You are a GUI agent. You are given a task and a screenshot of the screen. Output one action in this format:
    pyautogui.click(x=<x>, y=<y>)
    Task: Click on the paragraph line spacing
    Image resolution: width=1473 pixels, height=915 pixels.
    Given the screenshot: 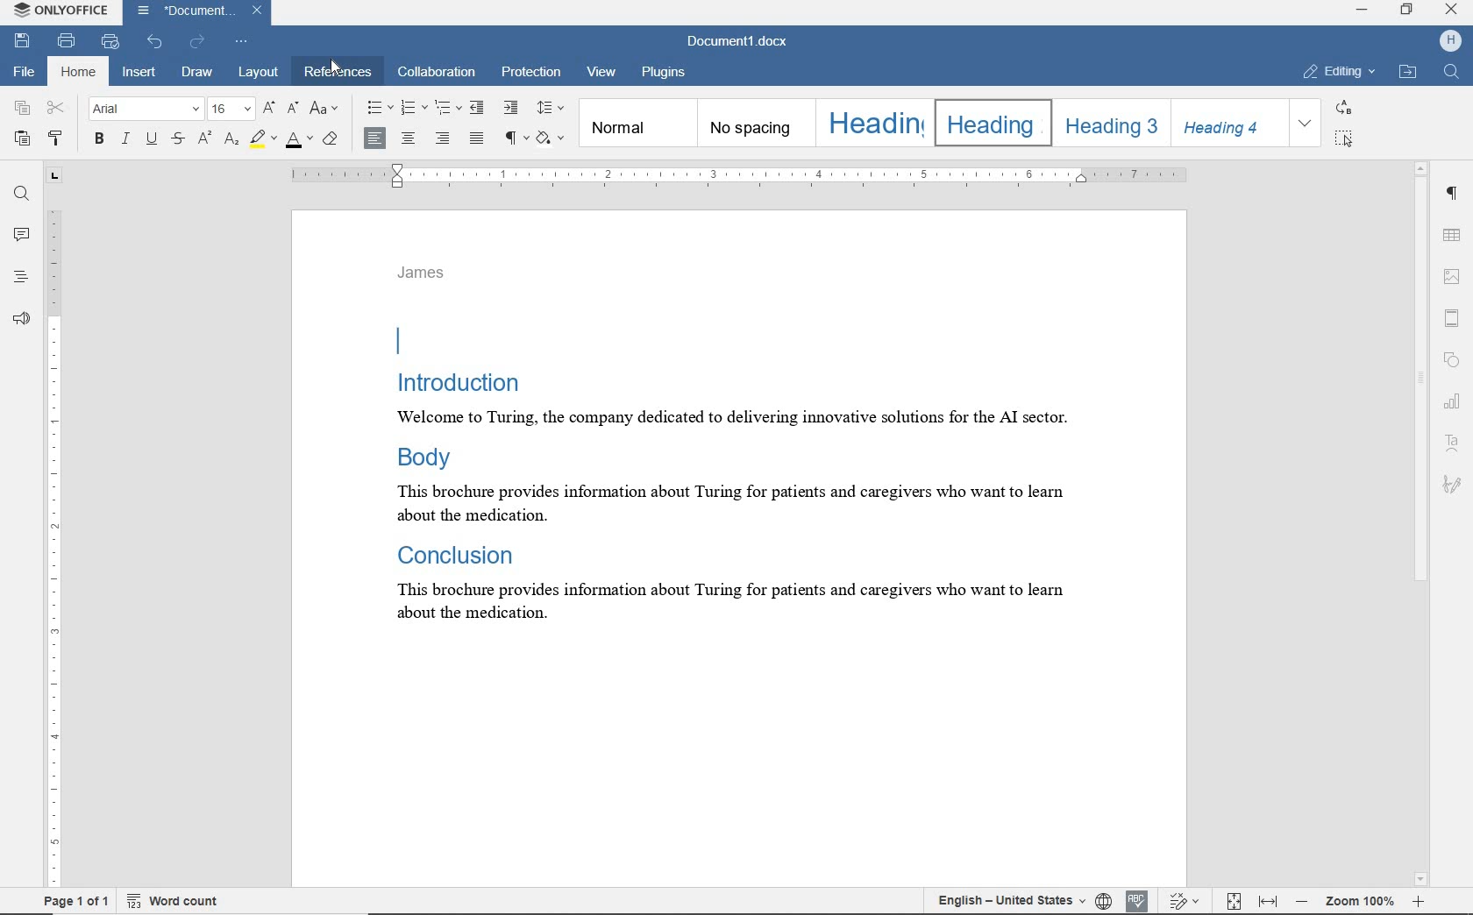 What is the action you would take?
    pyautogui.click(x=550, y=110)
    